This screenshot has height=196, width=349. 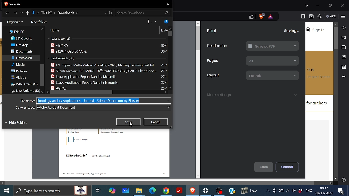 I want to click on Pictures, so click(x=19, y=71).